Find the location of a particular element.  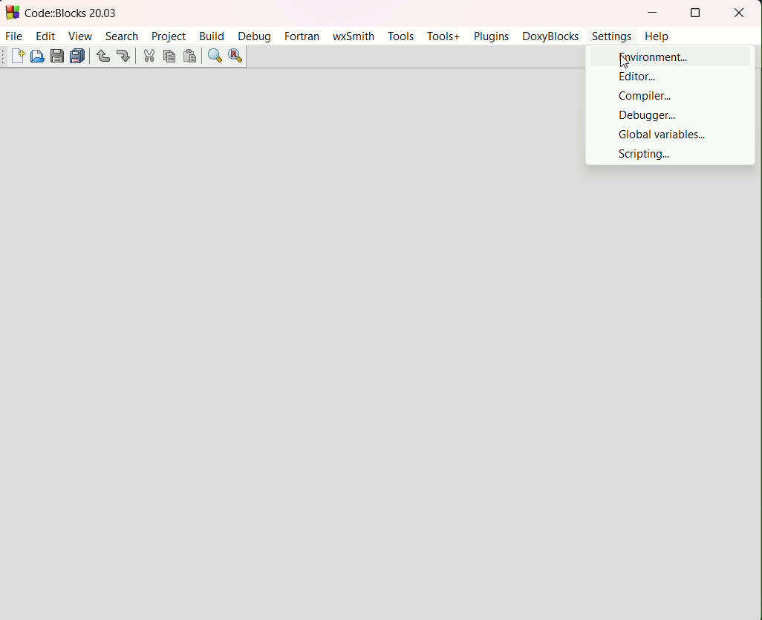

Cursor is located at coordinates (625, 61).